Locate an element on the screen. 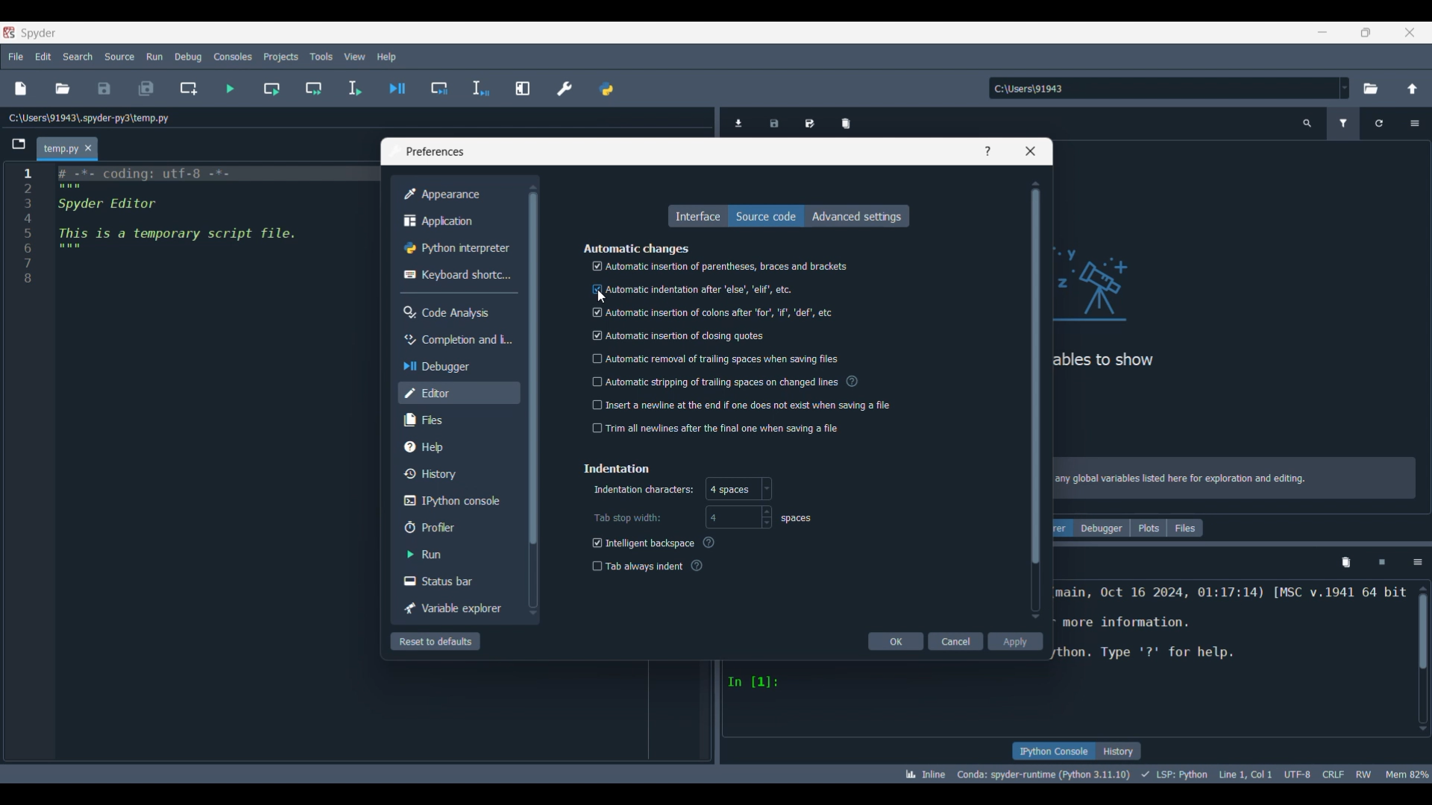 The height and width of the screenshot is (805, 1432). Debug cell is located at coordinates (439, 88).